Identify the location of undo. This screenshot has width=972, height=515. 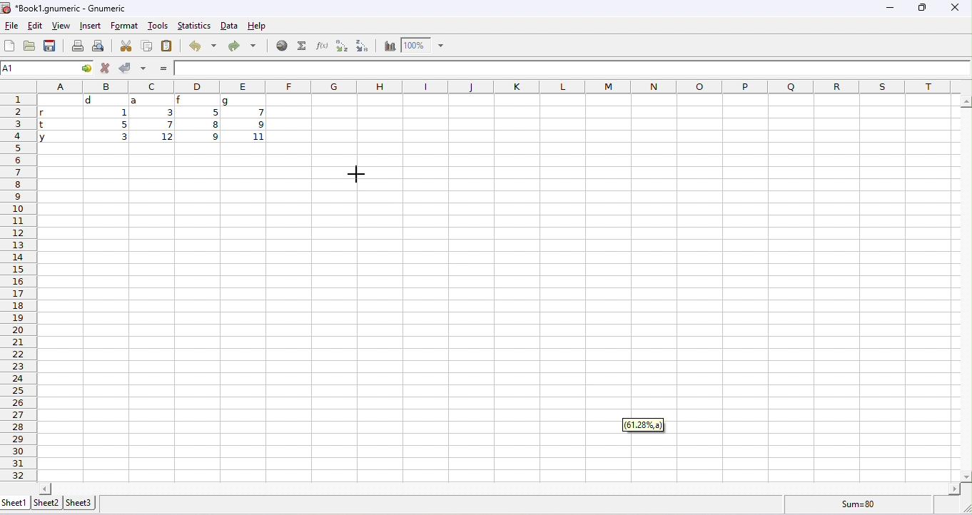
(201, 45).